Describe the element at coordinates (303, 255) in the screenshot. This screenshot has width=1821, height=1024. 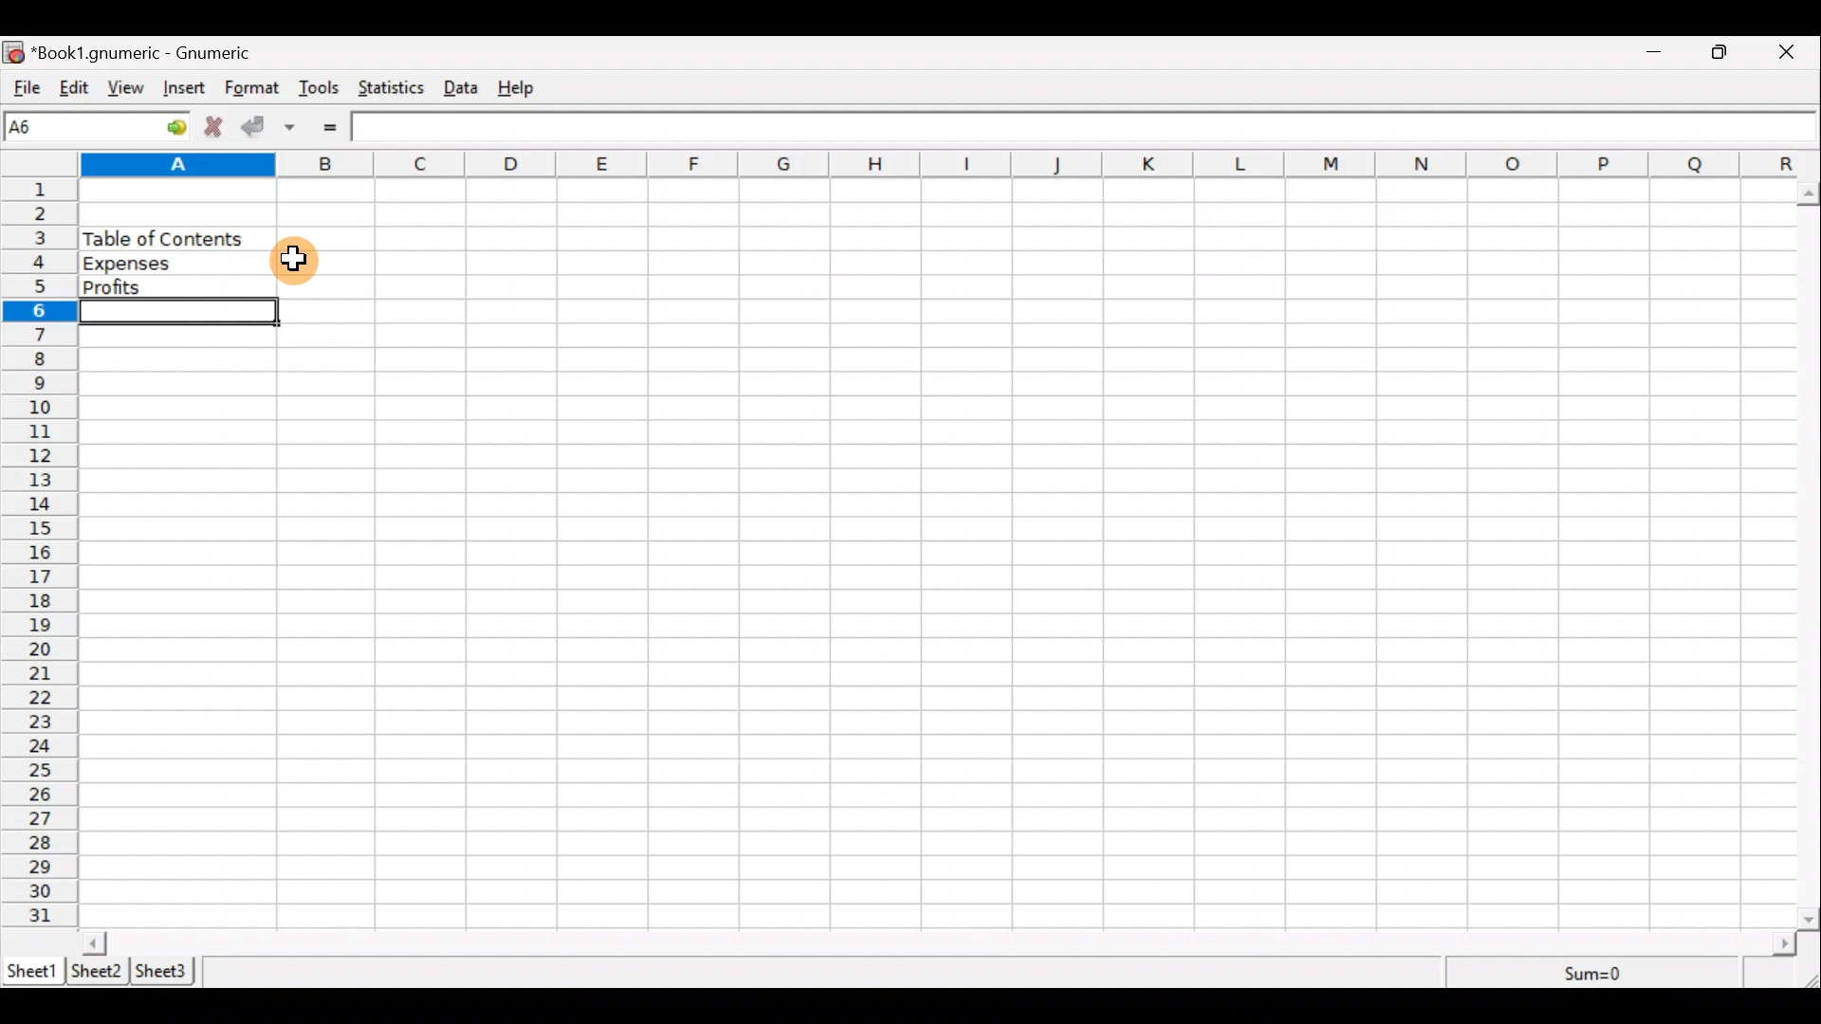
I see `Cursor hovering on cell B4` at that location.